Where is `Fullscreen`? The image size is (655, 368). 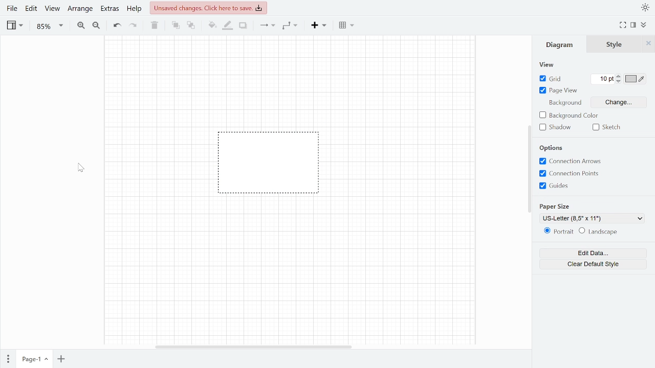 Fullscreen is located at coordinates (623, 26).